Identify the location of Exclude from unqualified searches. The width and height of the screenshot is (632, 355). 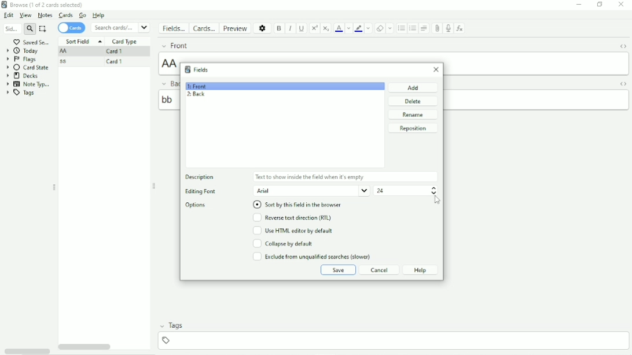
(312, 257).